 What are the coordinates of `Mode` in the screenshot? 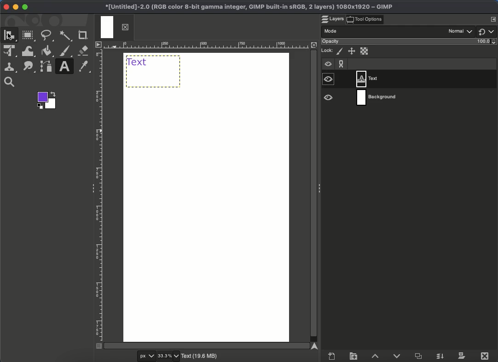 It's located at (384, 31).